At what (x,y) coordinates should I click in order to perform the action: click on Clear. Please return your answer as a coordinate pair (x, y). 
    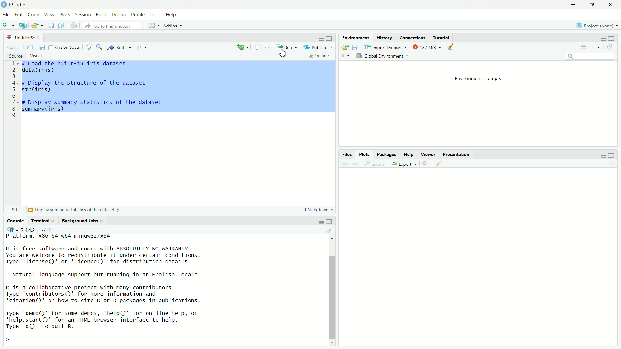
    Looking at the image, I should click on (331, 229).